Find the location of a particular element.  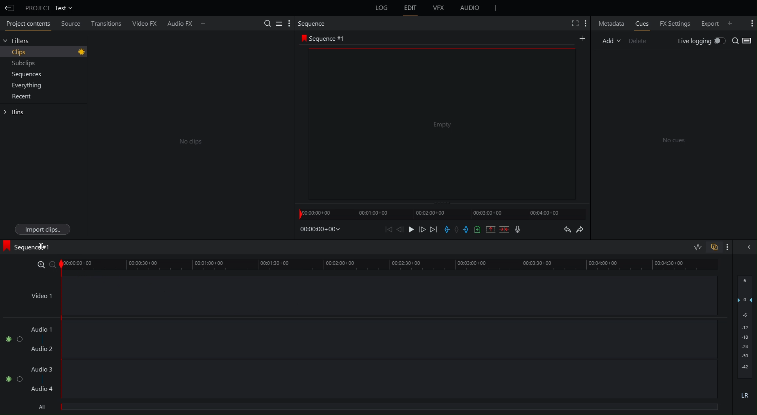

Cues is located at coordinates (641, 23).